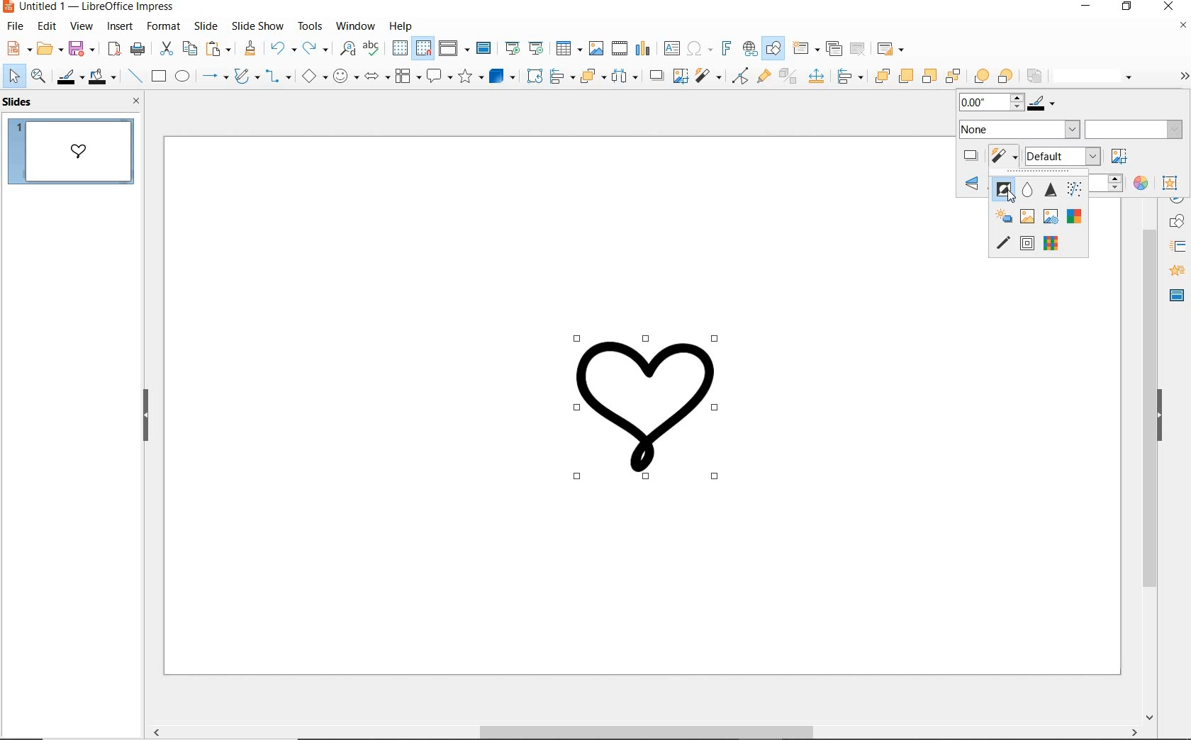 Image resolution: width=1191 pixels, height=740 pixels. Describe the element at coordinates (1140, 181) in the screenshot. I see `color` at that location.